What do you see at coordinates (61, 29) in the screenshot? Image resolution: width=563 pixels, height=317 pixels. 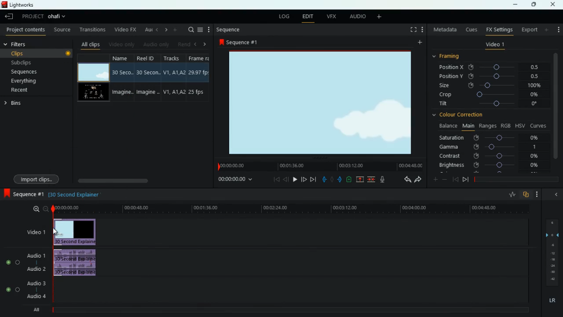 I see `source` at bounding box center [61, 29].